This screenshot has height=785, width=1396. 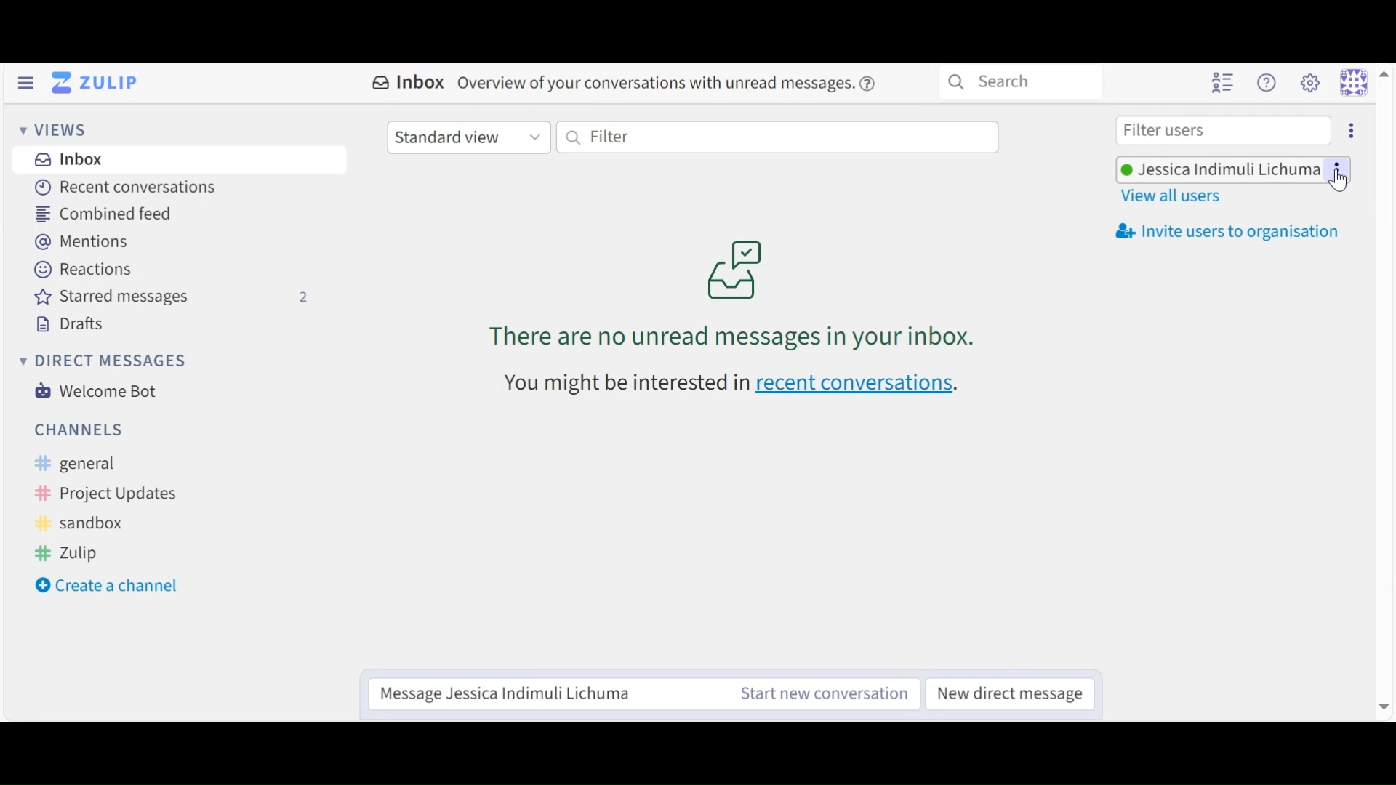 I want to click on Reply message, so click(x=542, y=693).